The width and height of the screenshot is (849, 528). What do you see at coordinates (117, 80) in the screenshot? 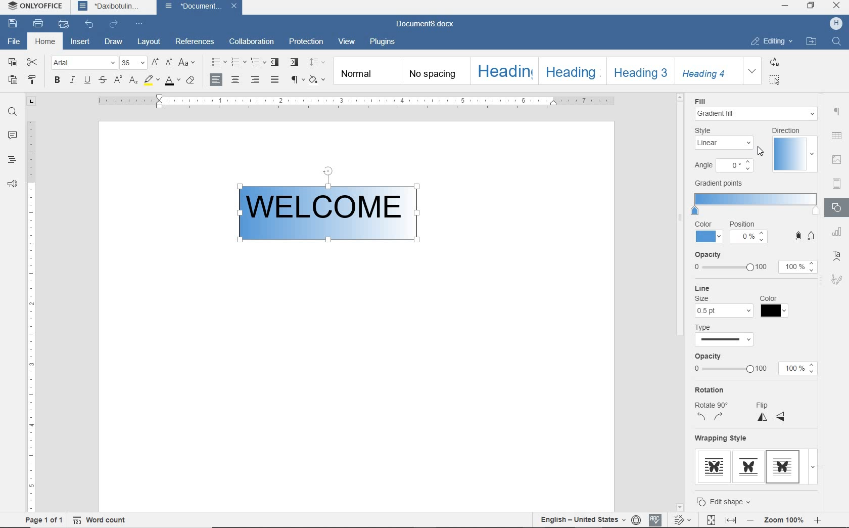
I see `SUPERSCRIPT` at bounding box center [117, 80].